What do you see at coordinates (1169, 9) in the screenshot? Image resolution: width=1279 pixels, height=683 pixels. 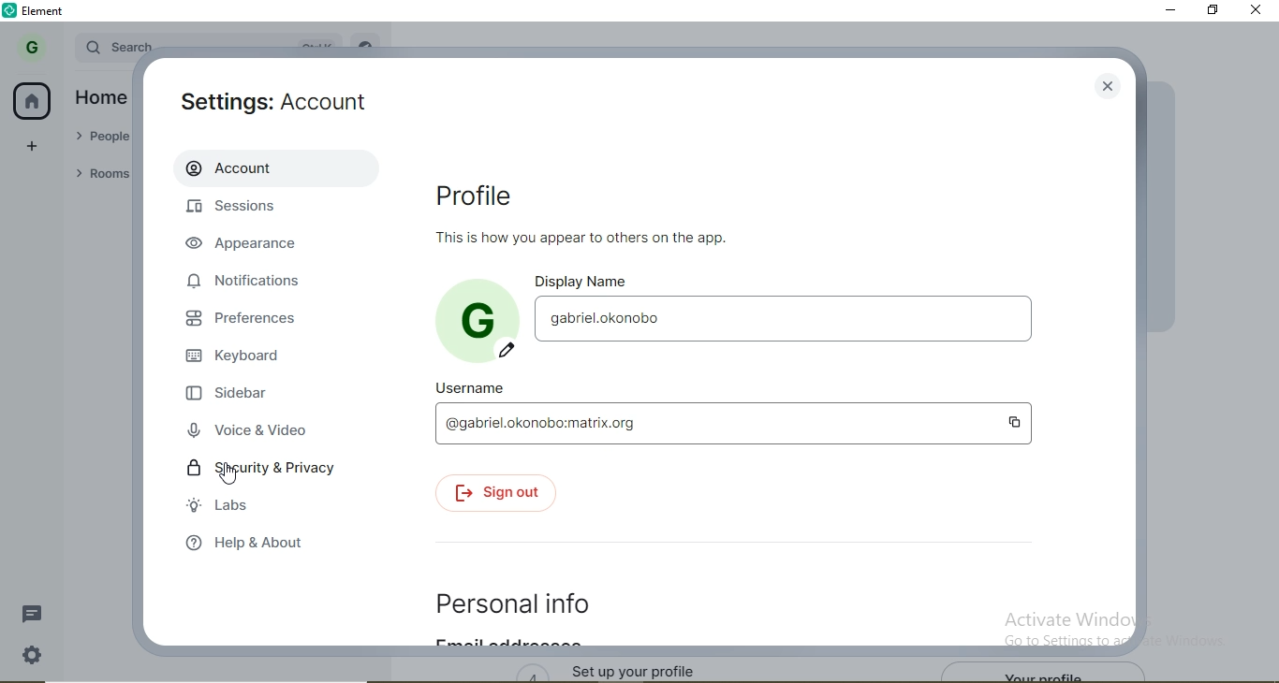 I see `minimise` at bounding box center [1169, 9].